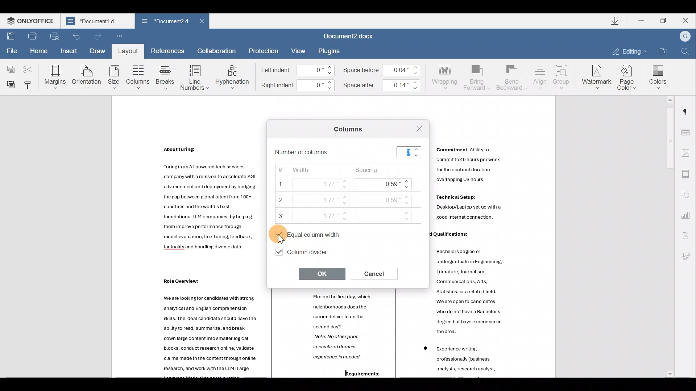 The width and height of the screenshot is (696, 391). Describe the element at coordinates (687, 236) in the screenshot. I see `Text Art settings` at that location.